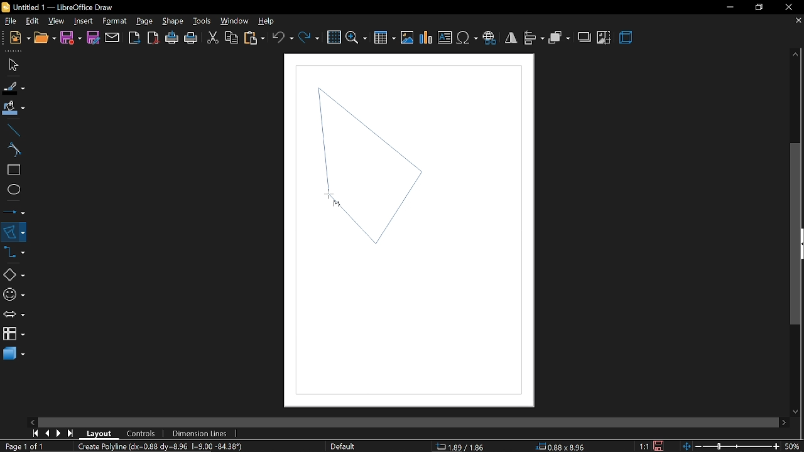 Image resolution: width=804 pixels, height=452 pixels. Describe the element at coordinates (154, 38) in the screenshot. I see `export as pdf` at that location.